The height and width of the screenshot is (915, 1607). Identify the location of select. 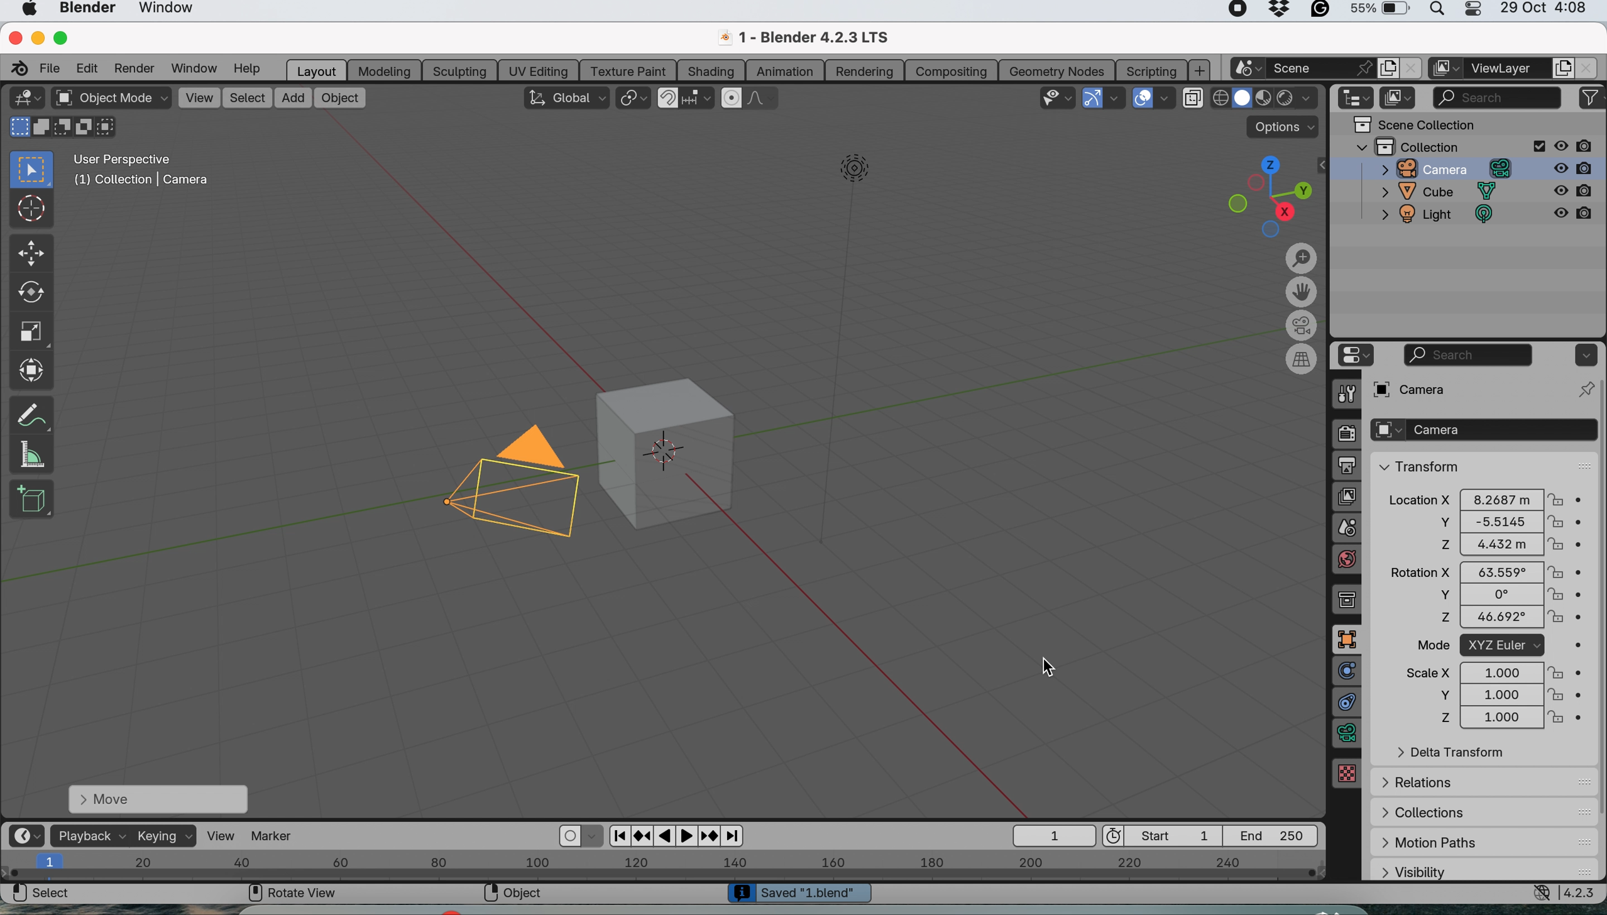
(248, 98).